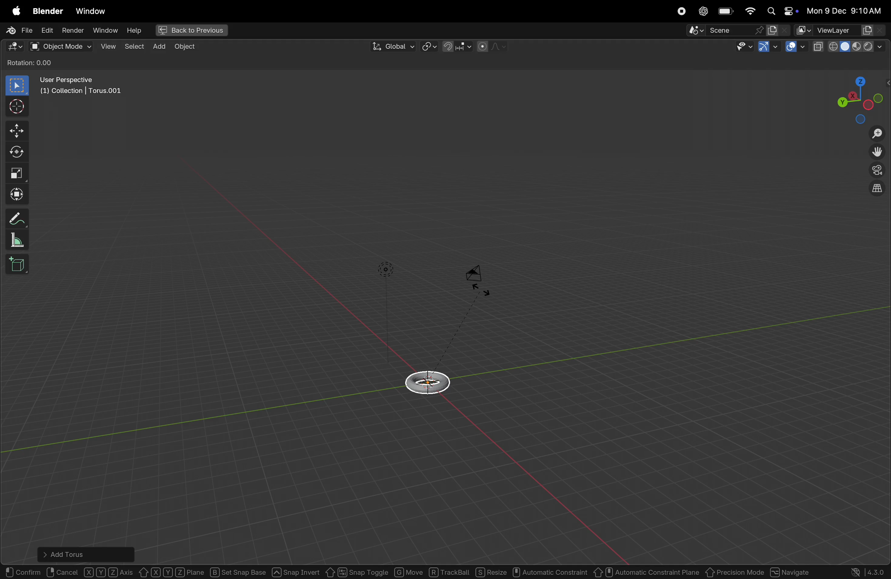 This screenshot has height=579, width=891. What do you see at coordinates (859, 46) in the screenshot?
I see `view shading` at bounding box center [859, 46].